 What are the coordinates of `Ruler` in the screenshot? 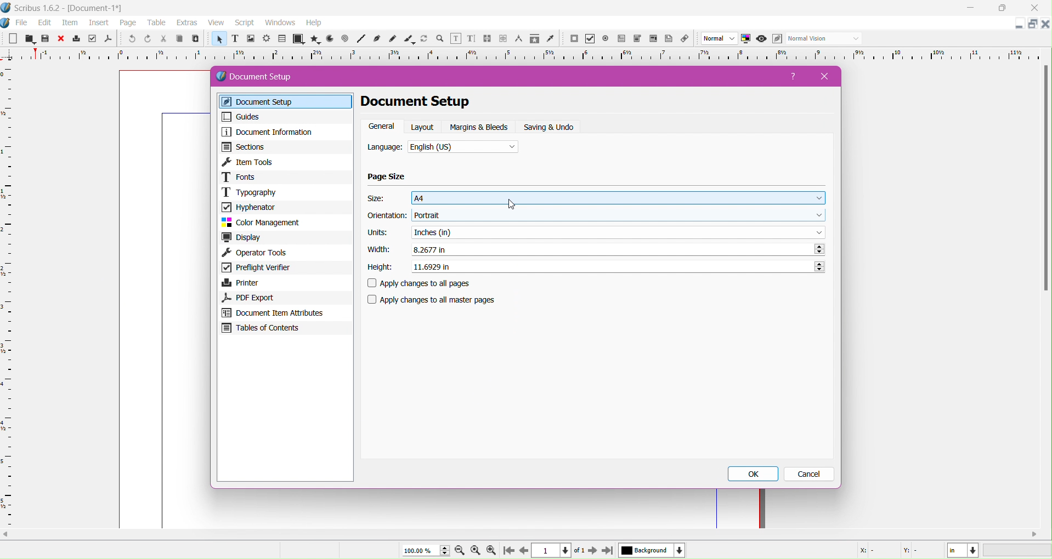 It's located at (8, 296).